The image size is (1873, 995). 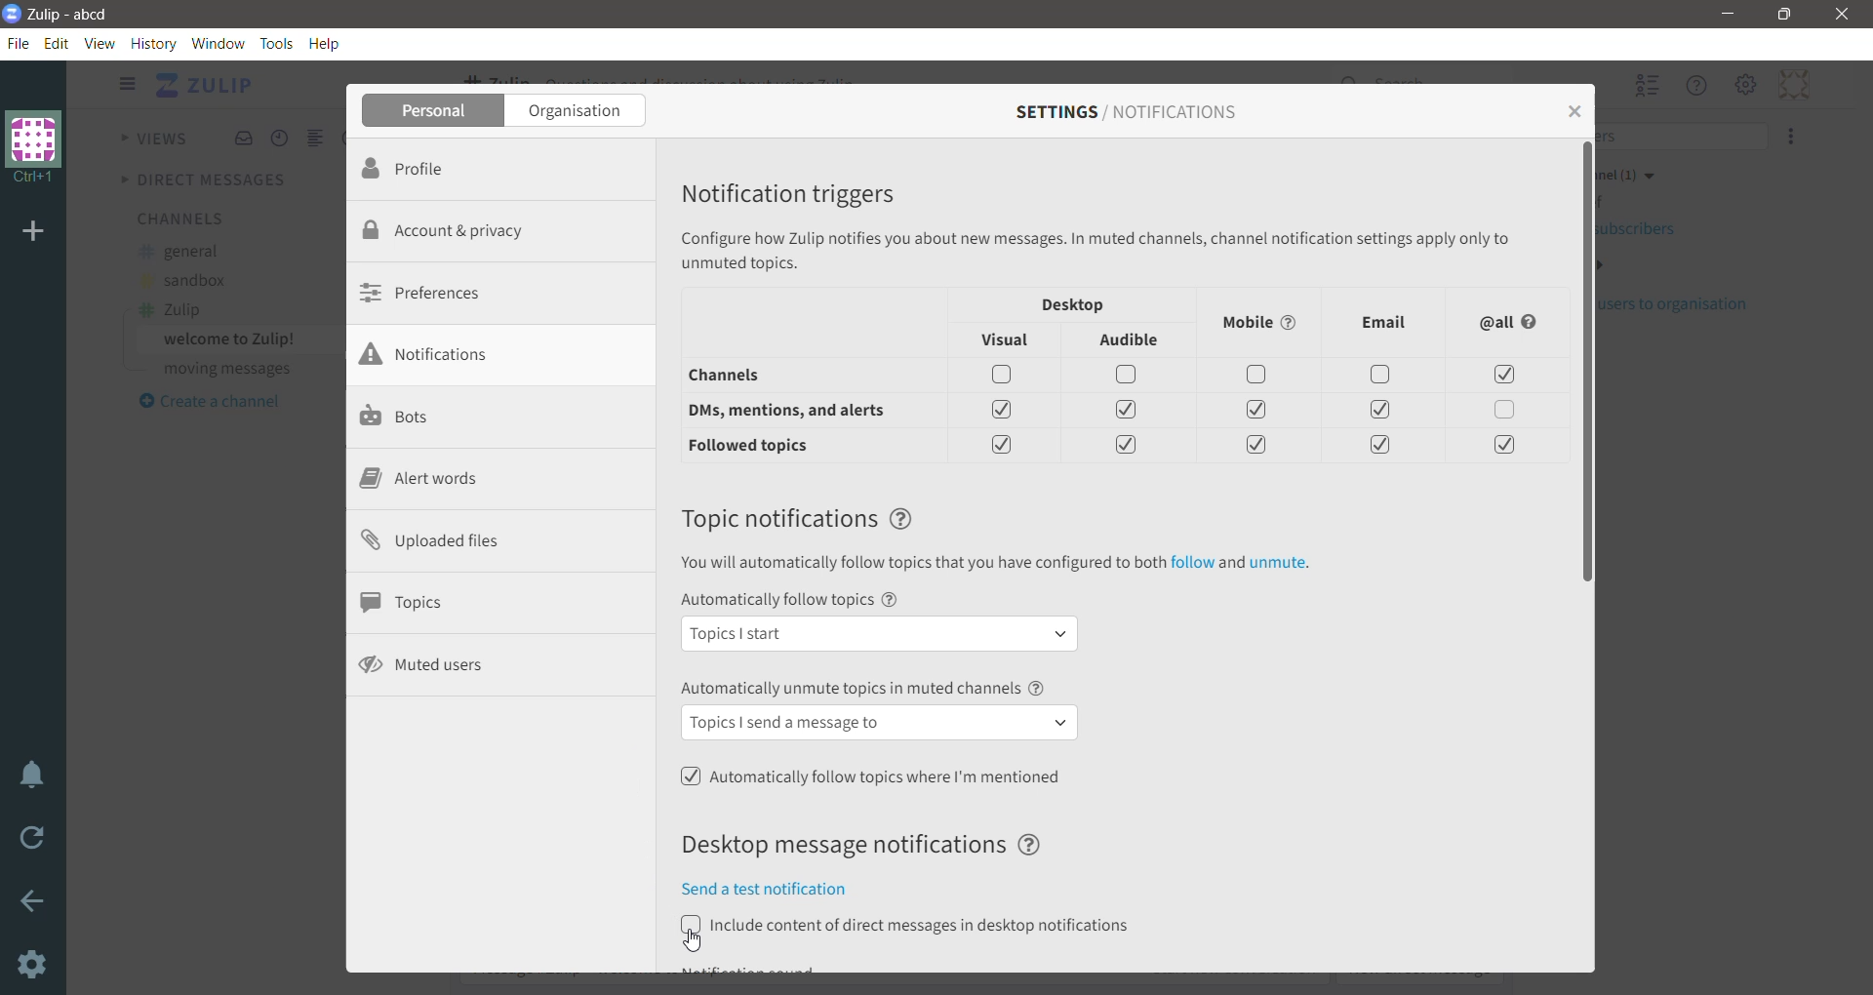 What do you see at coordinates (762, 447) in the screenshot?
I see `Followed topics` at bounding box center [762, 447].